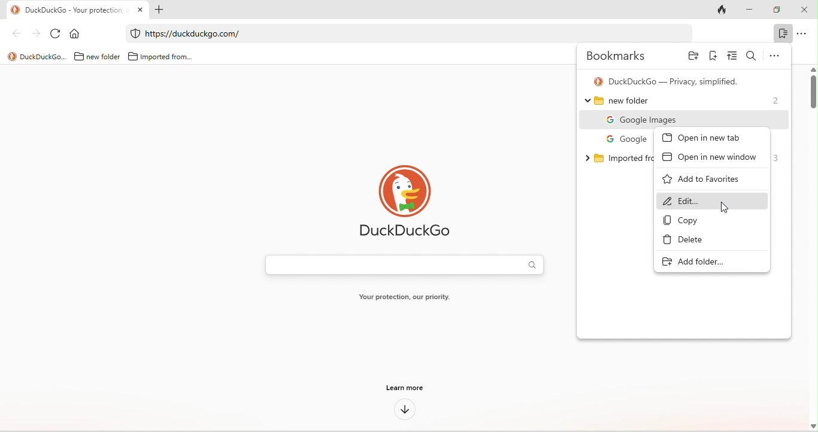 Image resolution: width=818 pixels, height=432 pixels. What do you see at coordinates (404, 411) in the screenshot?
I see `down arrow` at bounding box center [404, 411].